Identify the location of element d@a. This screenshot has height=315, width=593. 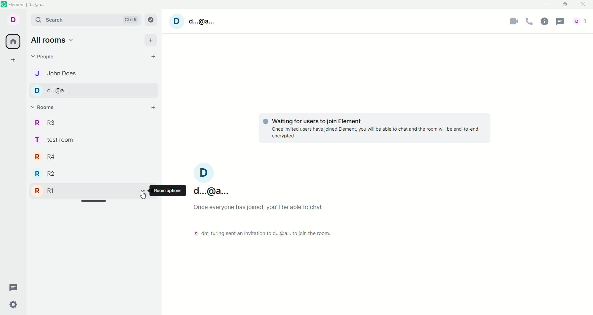
(30, 5).